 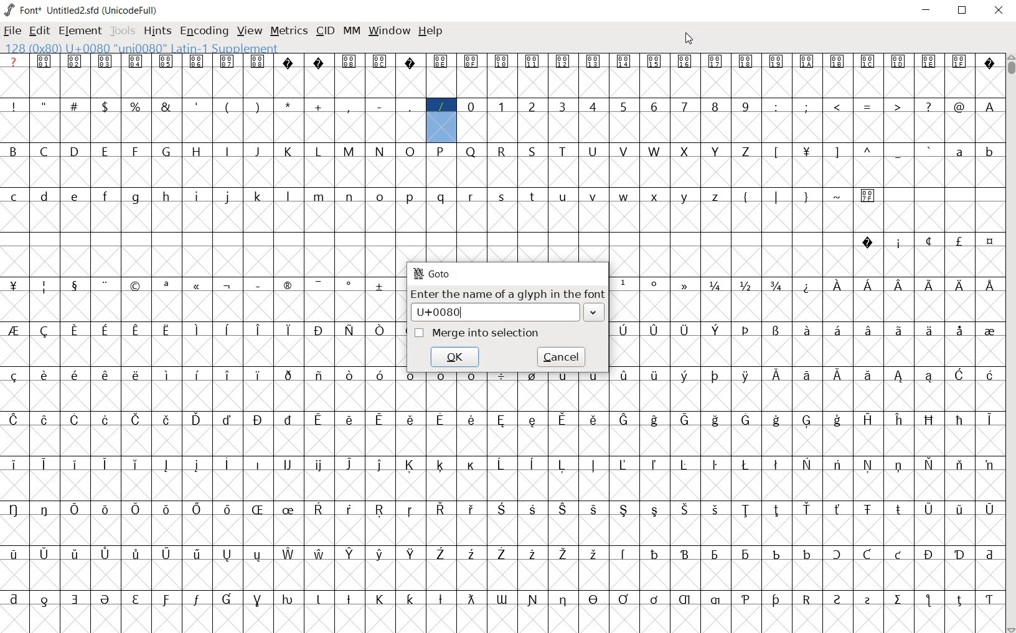 I want to click on VIEW, so click(x=250, y=29).